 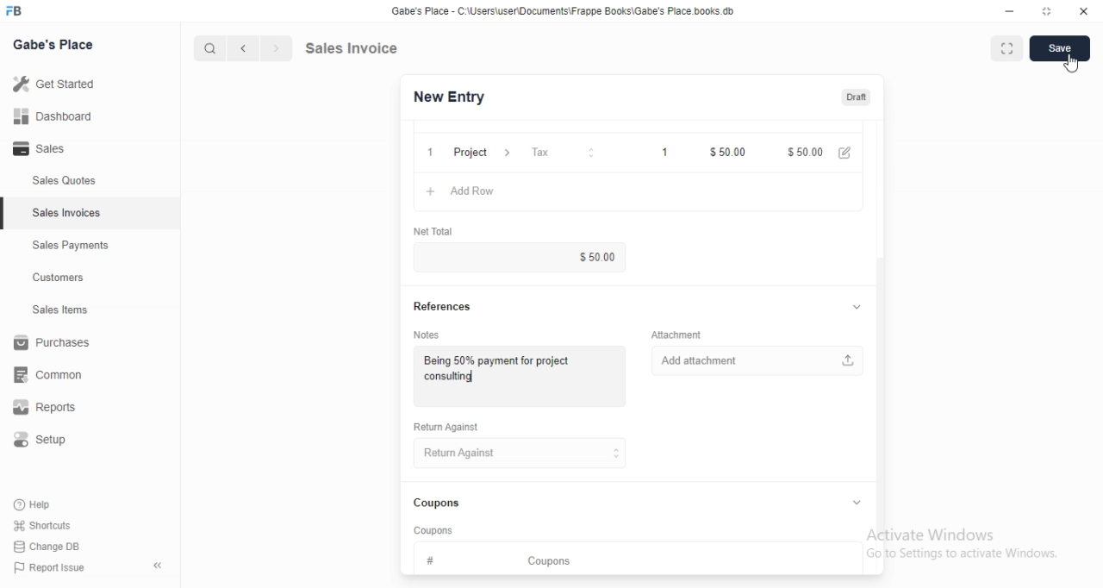 What do you see at coordinates (259, 48) in the screenshot?
I see `forward/backward` at bounding box center [259, 48].